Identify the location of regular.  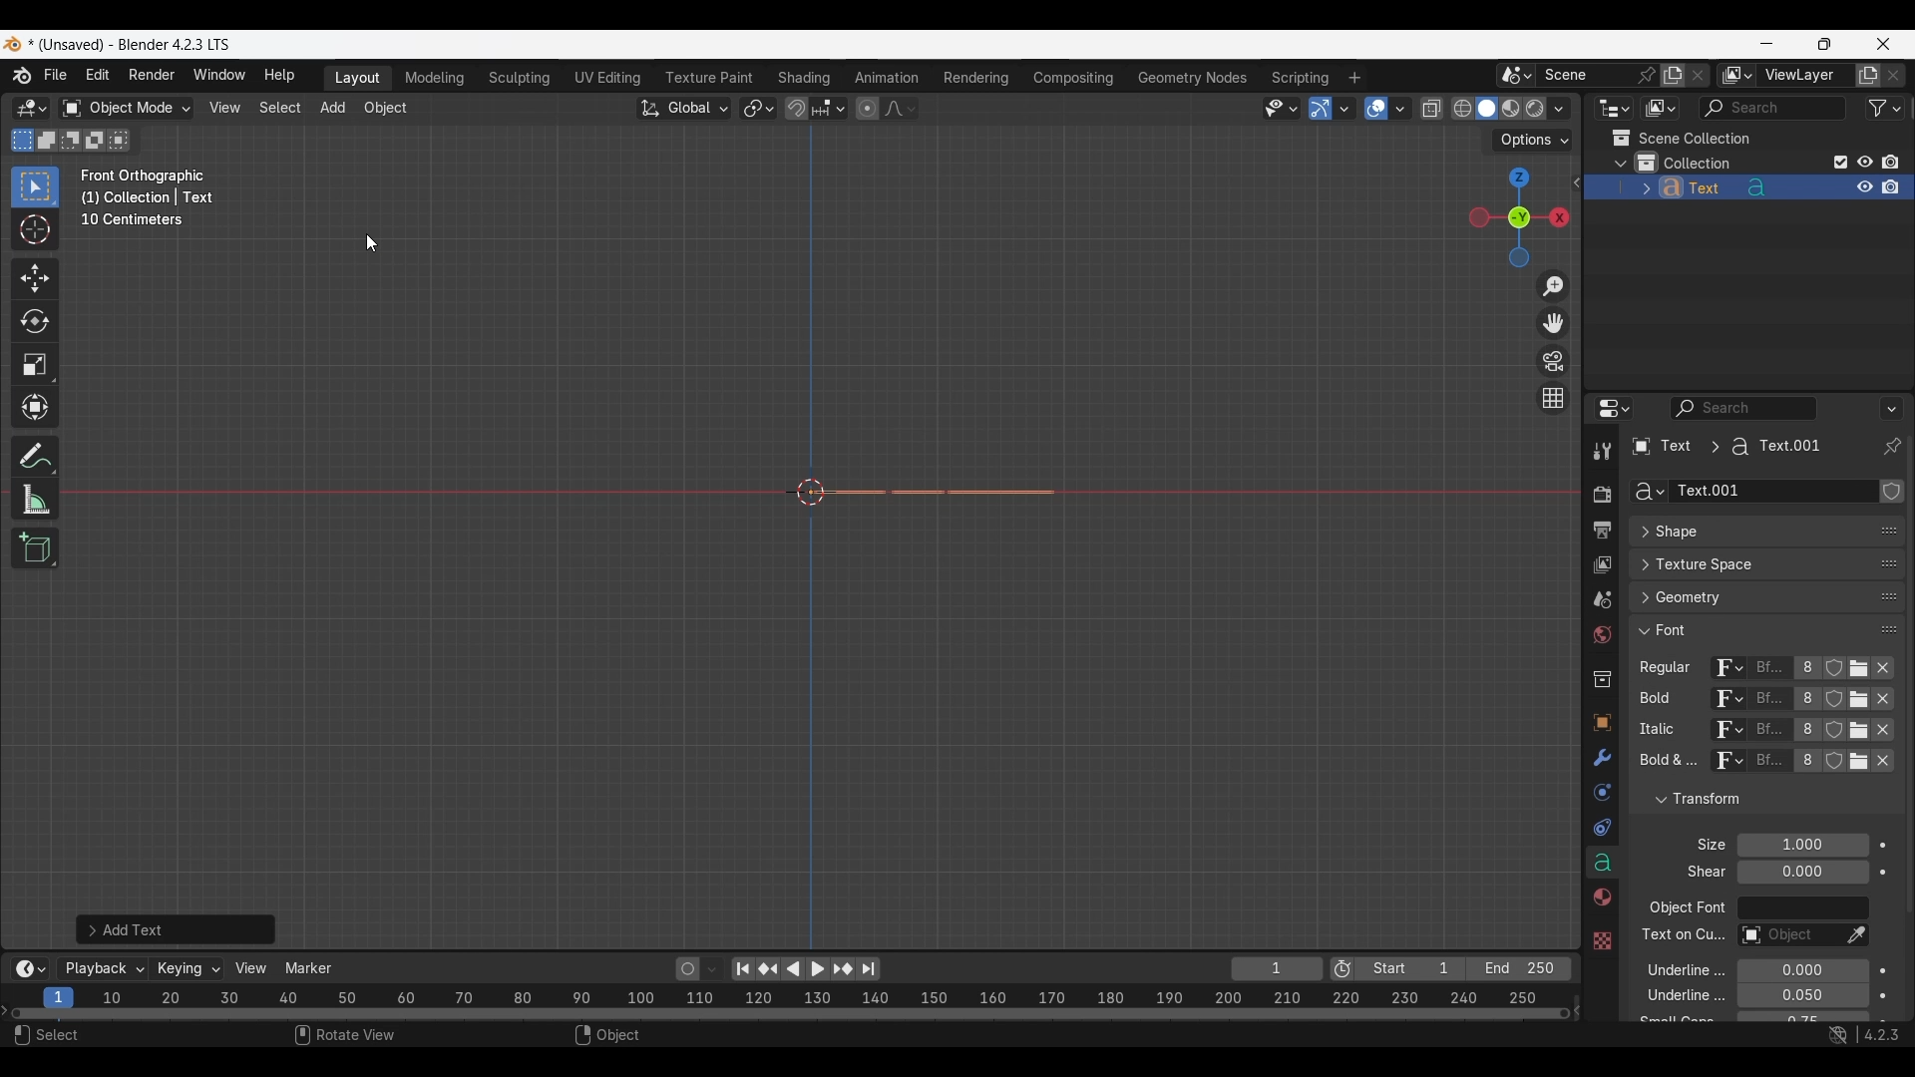
(1670, 669).